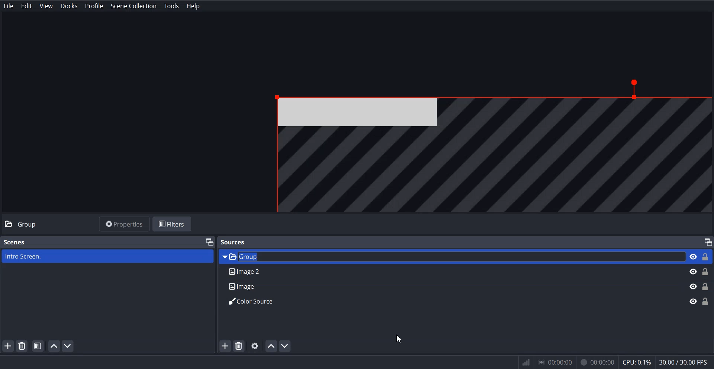 This screenshot has width=714, height=369. Describe the element at coordinates (451, 301) in the screenshot. I see `Color Source` at that location.